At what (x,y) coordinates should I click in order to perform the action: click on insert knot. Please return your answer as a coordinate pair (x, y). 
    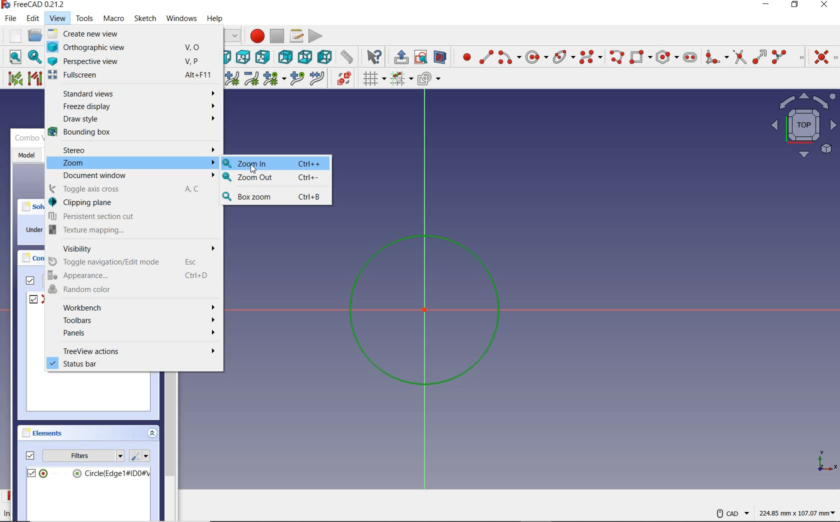
    Looking at the image, I should click on (296, 77).